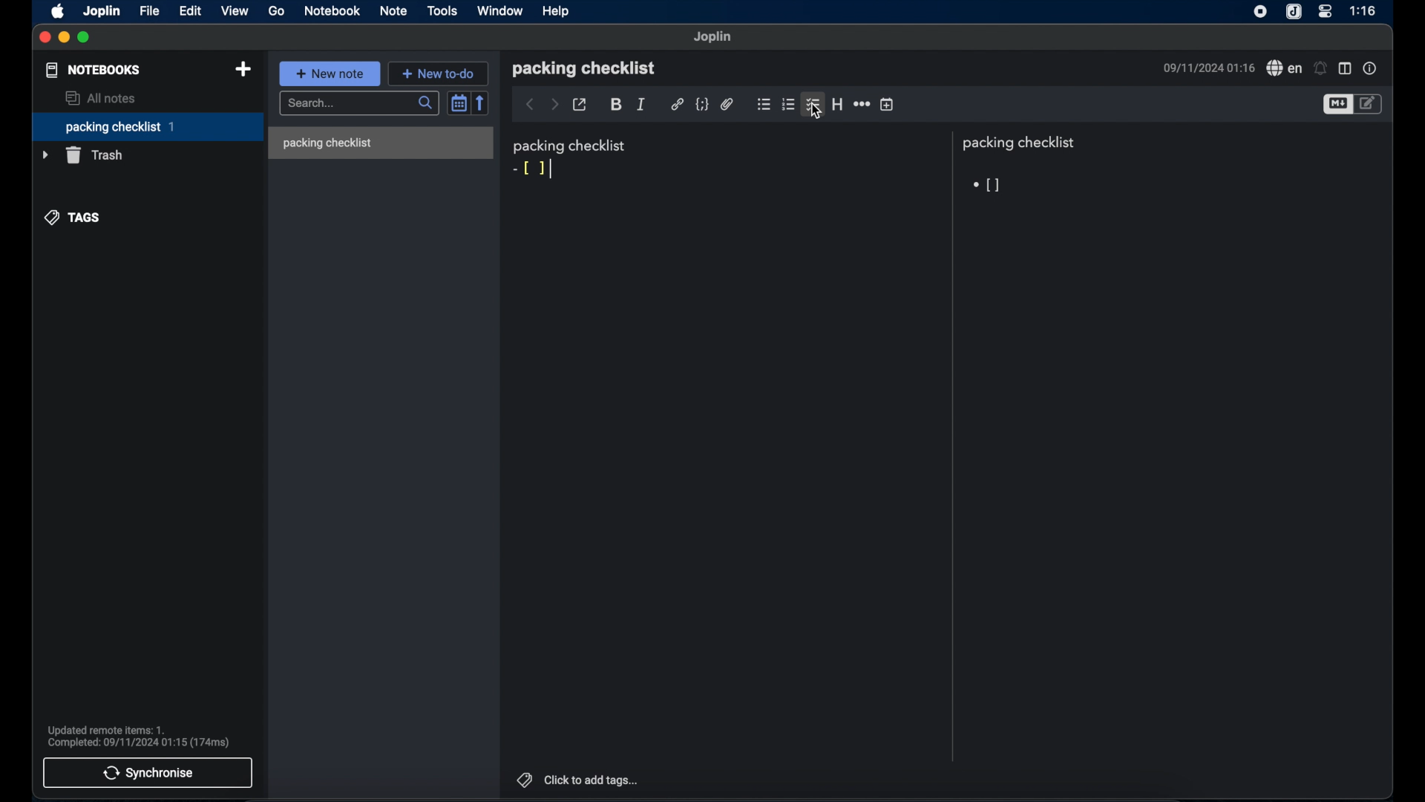  What do you see at coordinates (580, 105) in the screenshot?
I see `toggle external editing` at bounding box center [580, 105].